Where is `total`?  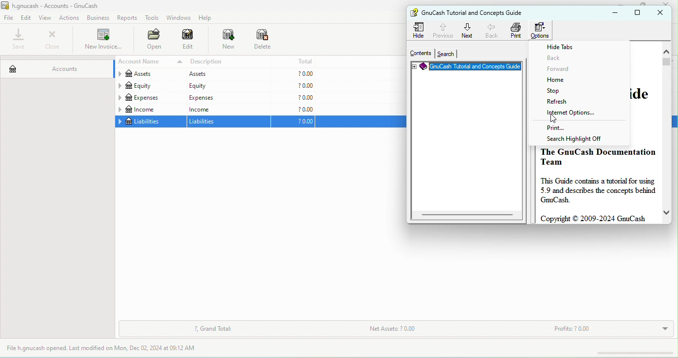 total is located at coordinates (294, 61).